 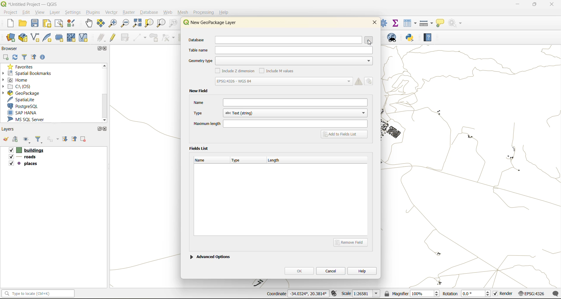 What do you see at coordinates (410, 23) in the screenshot?
I see `attributes table` at bounding box center [410, 23].